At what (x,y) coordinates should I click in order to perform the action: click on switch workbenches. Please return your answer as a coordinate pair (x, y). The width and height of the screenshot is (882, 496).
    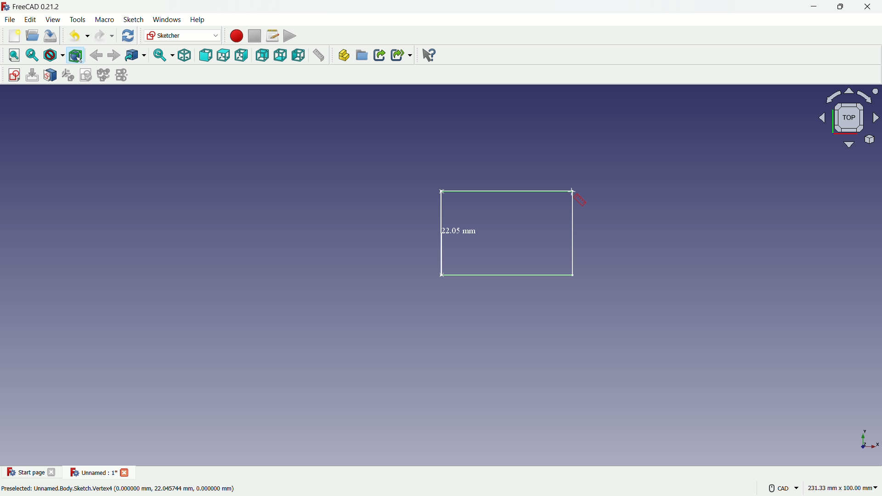
    Looking at the image, I should click on (182, 36).